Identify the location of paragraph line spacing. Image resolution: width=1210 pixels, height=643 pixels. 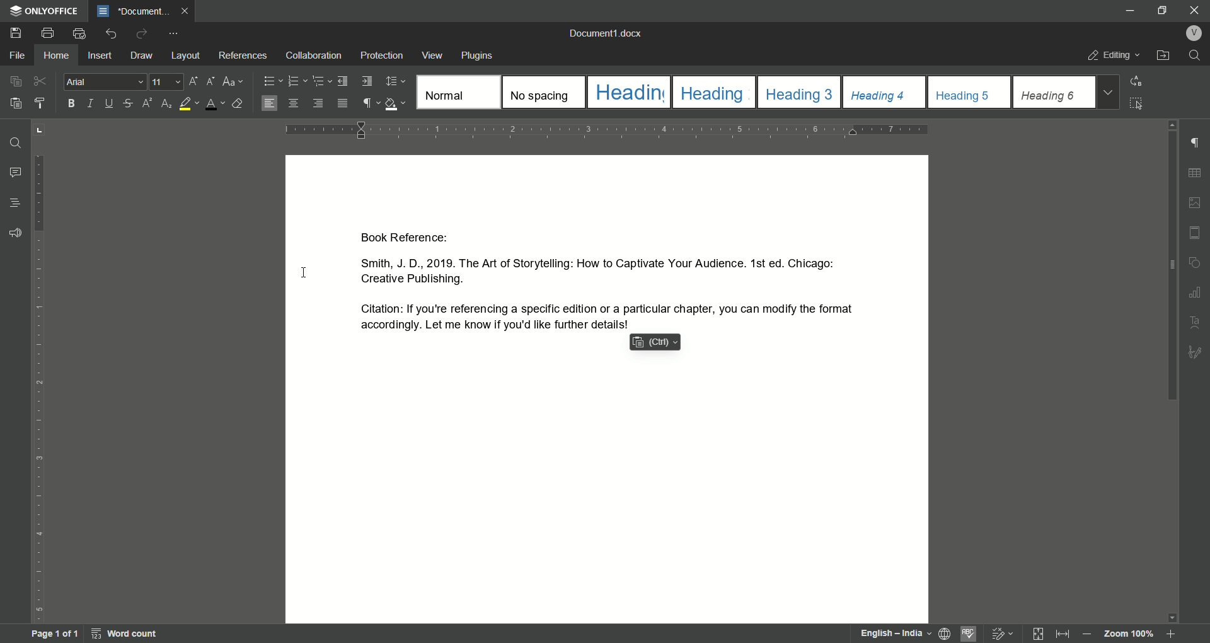
(395, 81).